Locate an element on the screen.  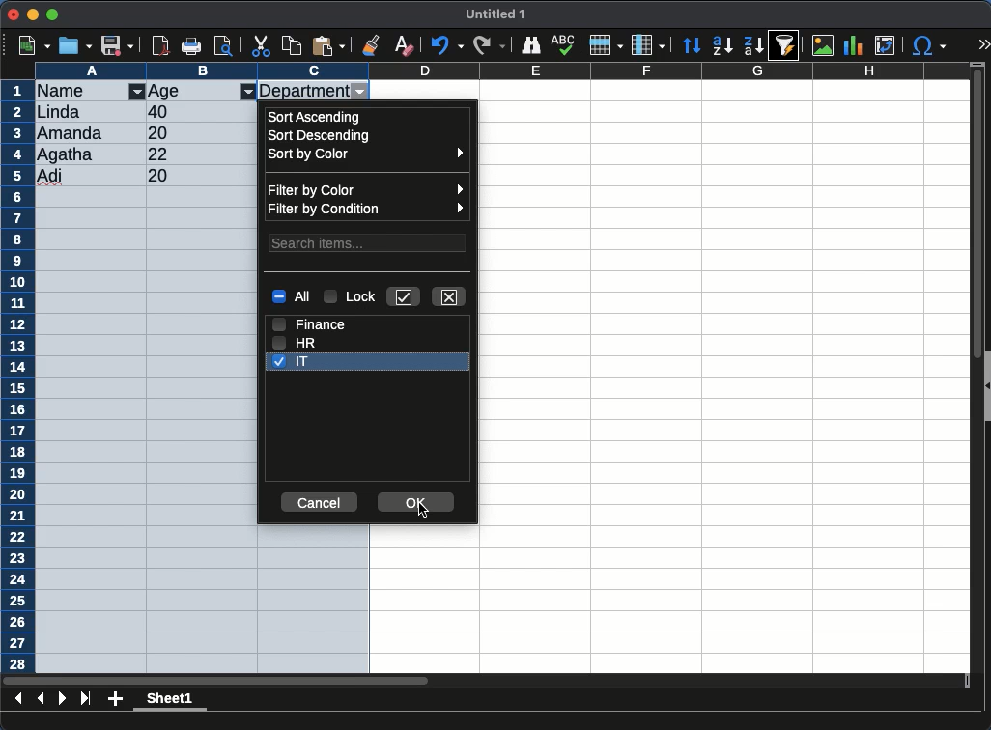
20 is located at coordinates (171, 176).